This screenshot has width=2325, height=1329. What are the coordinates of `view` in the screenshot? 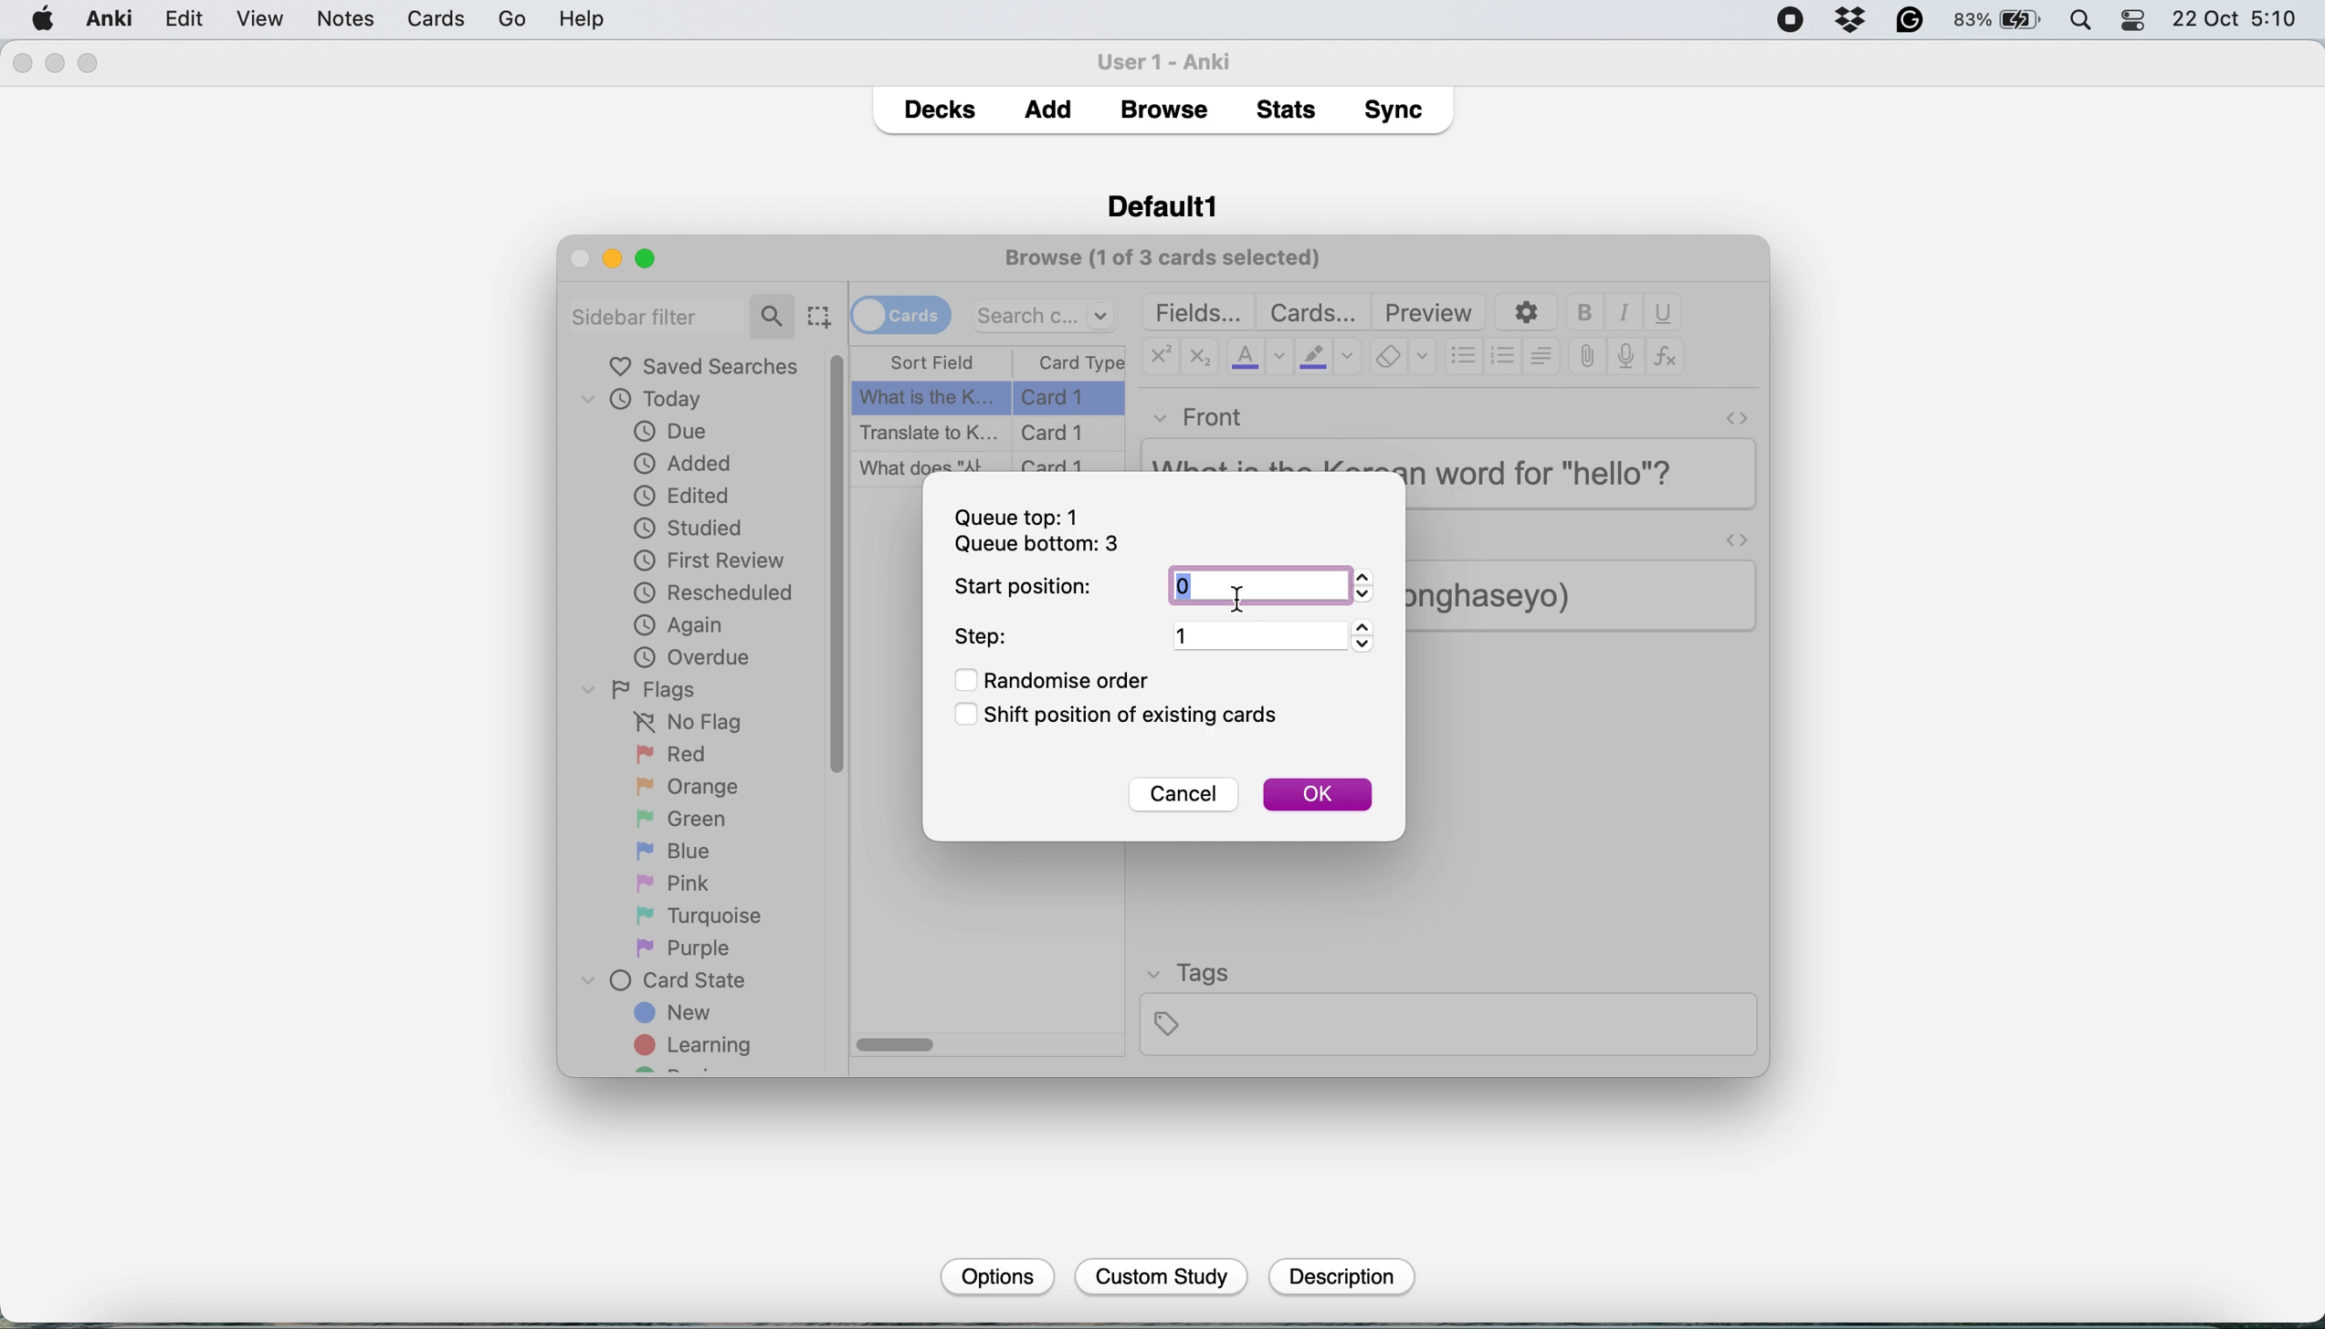 It's located at (333, 21).